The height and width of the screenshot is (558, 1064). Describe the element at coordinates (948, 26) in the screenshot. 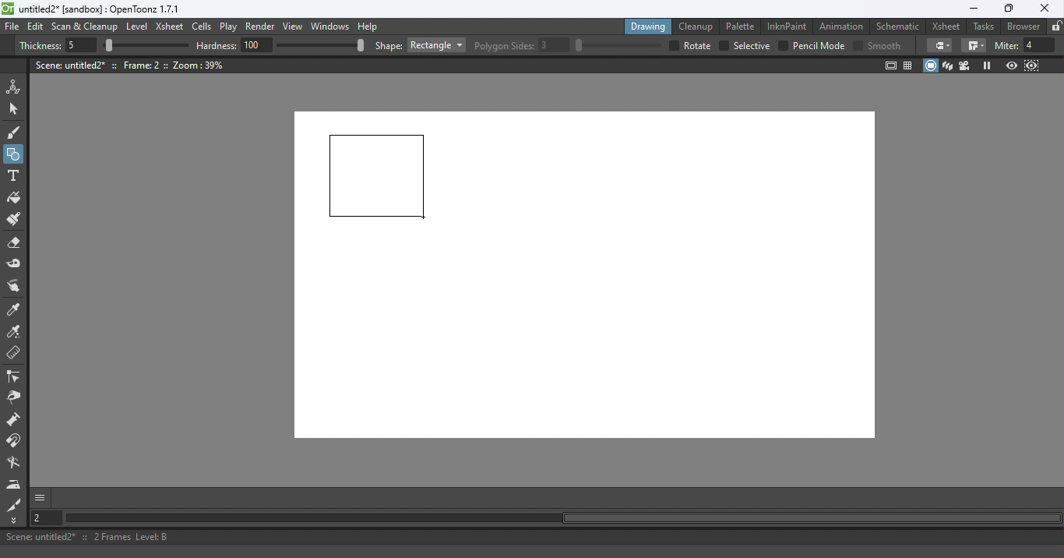

I see `Xsheet` at that location.